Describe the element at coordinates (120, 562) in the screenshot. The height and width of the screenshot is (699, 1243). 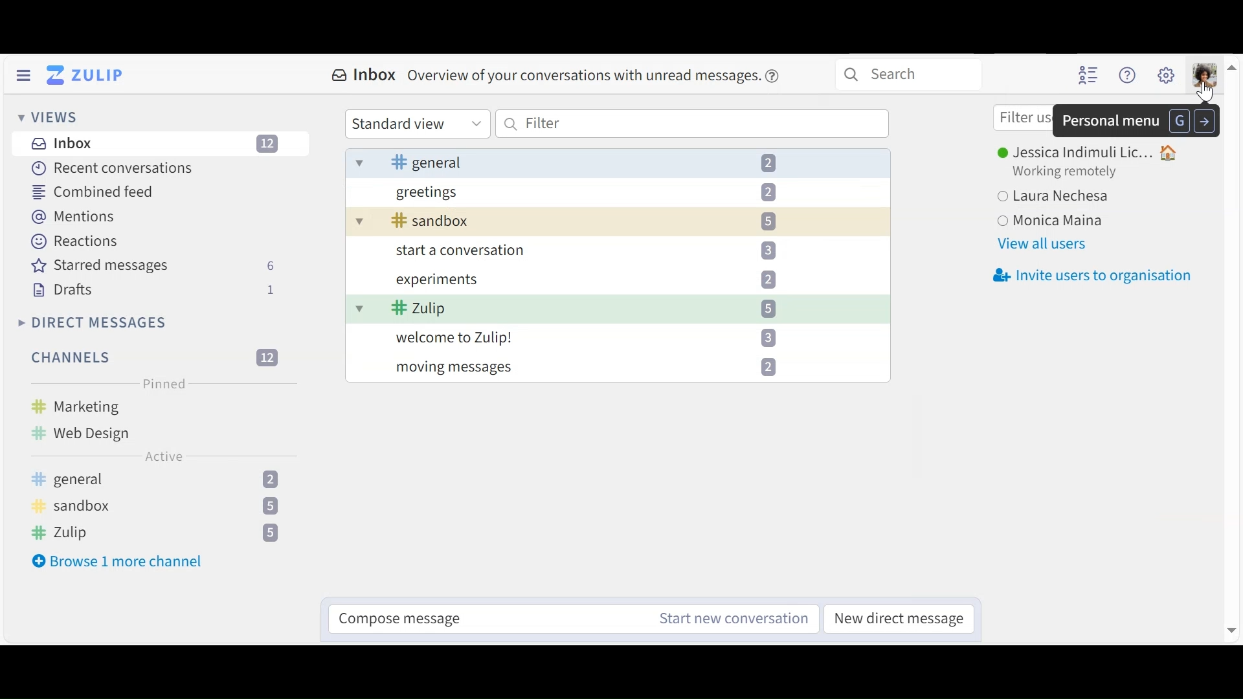
I see `Browse more channels` at that location.